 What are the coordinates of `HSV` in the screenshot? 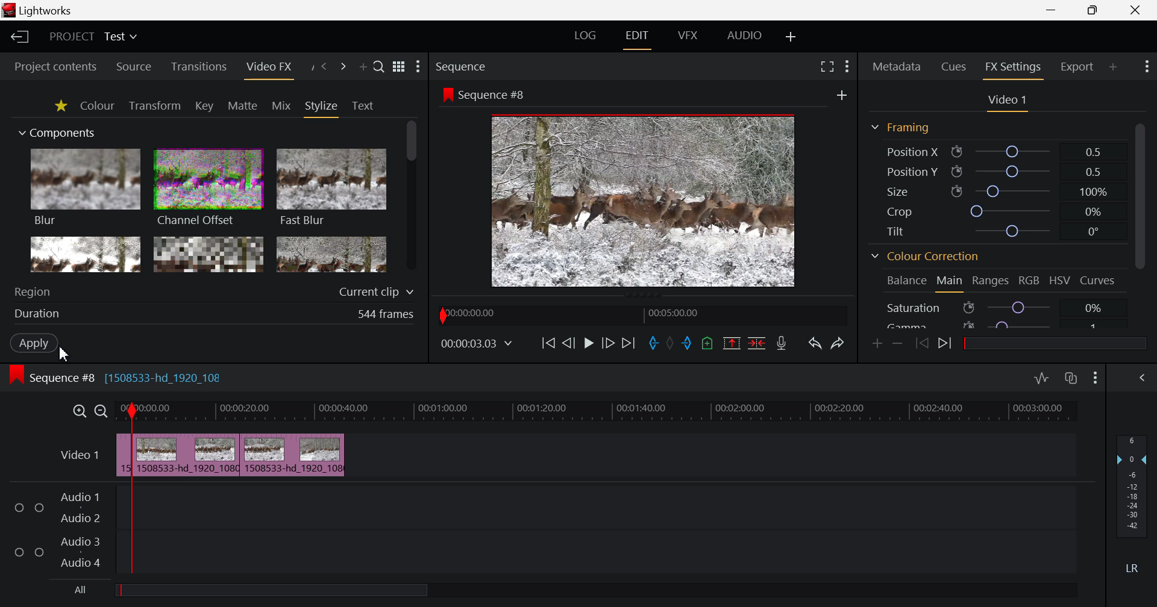 It's located at (1062, 281).